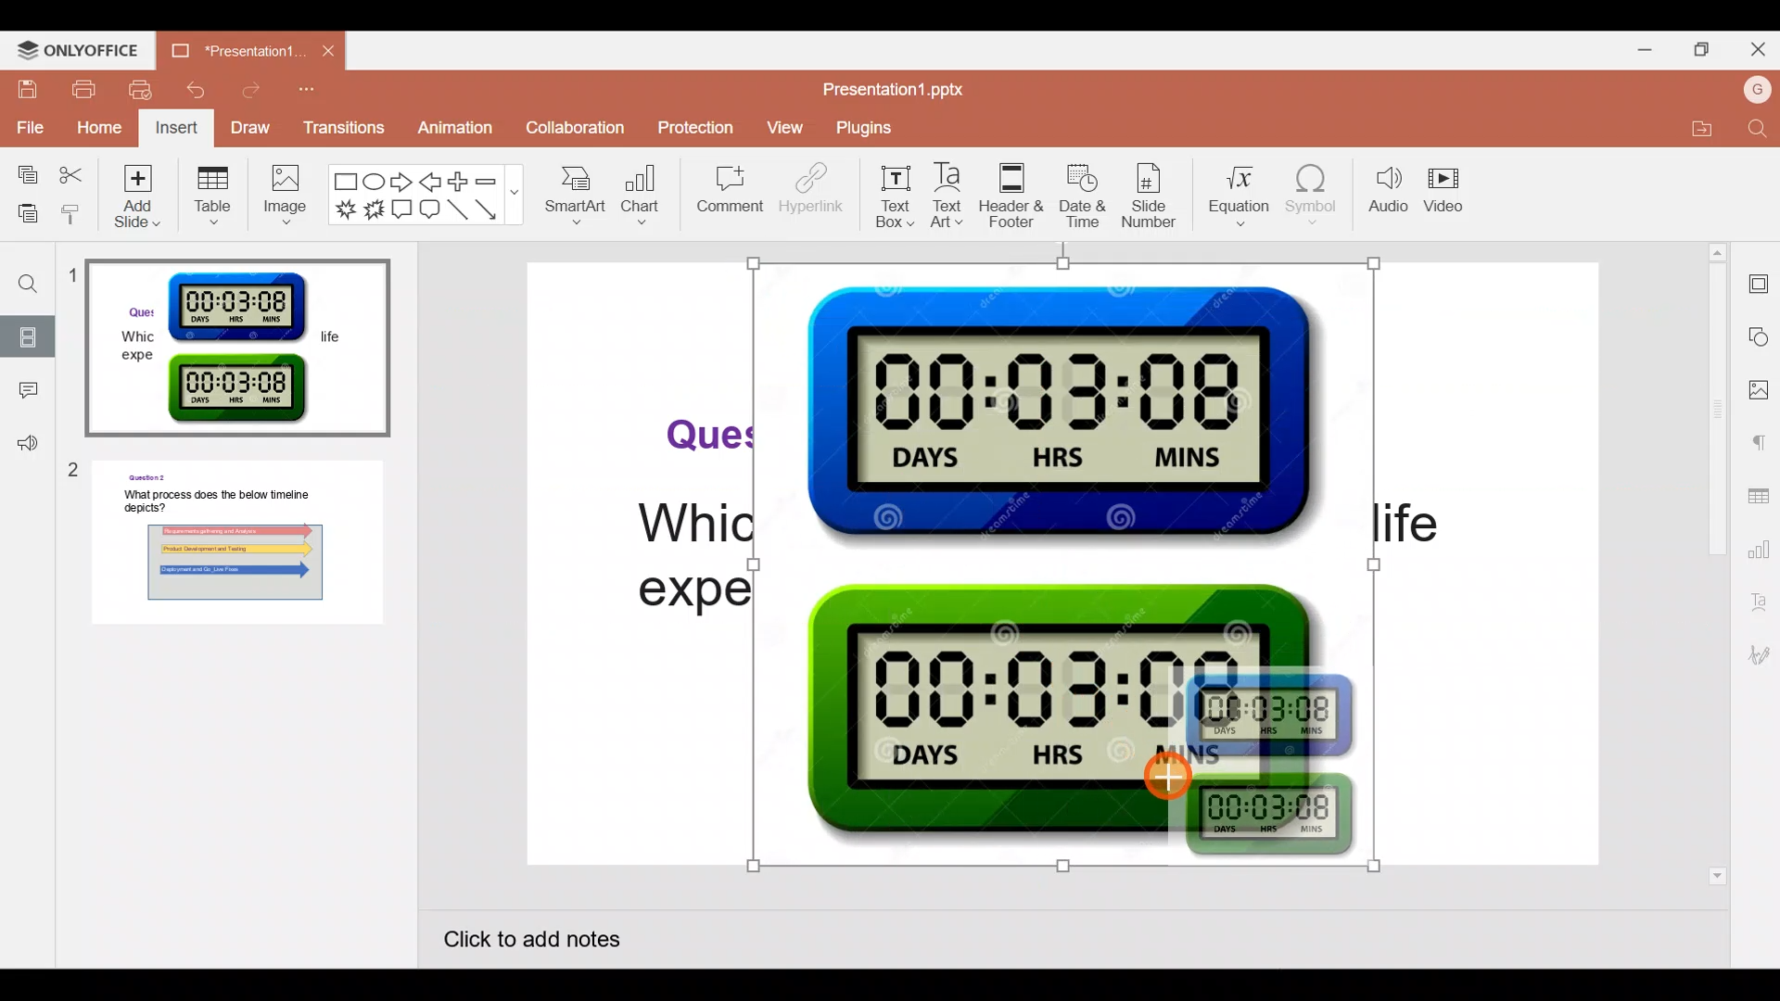 This screenshot has width=1780, height=1001. What do you see at coordinates (1759, 281) in the screenshot?
I see `Slide settings` at bounding box center [1759, 281].